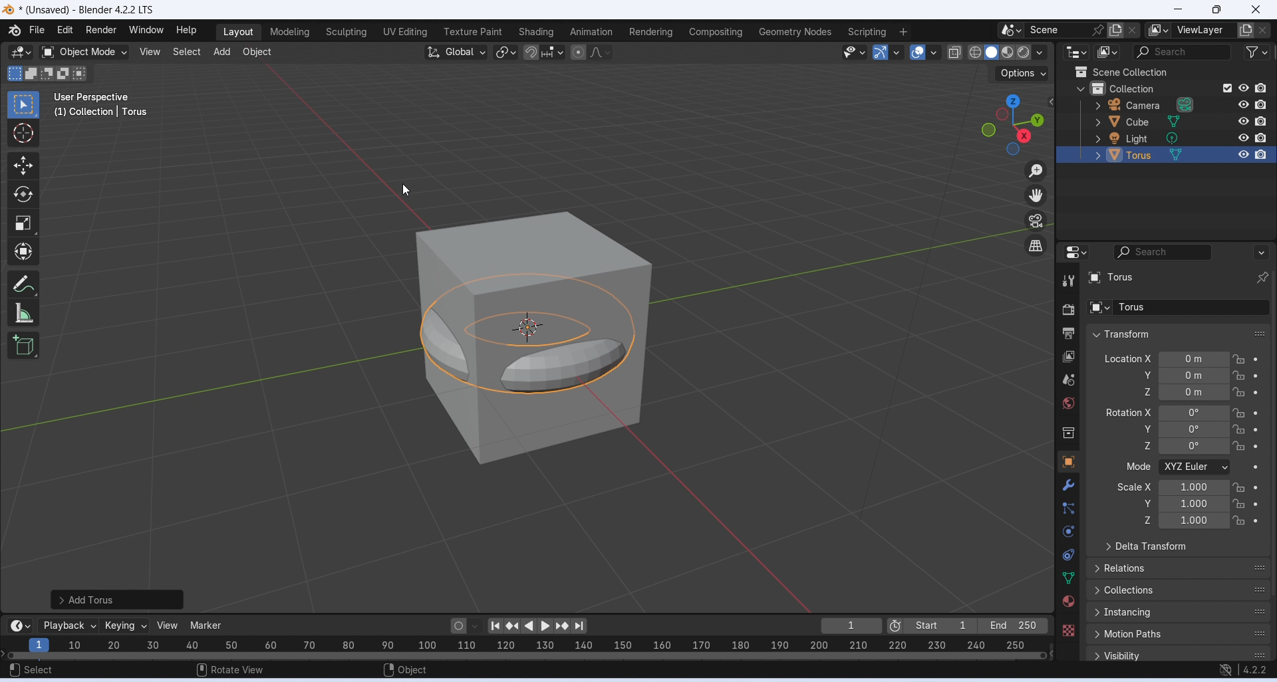 Image resolution: width=1277 pixels, height=682 pixels. What do you see at coordinates (405, 189) in the screenshot?
I see `Cursor` at bounding box center [405, 189].